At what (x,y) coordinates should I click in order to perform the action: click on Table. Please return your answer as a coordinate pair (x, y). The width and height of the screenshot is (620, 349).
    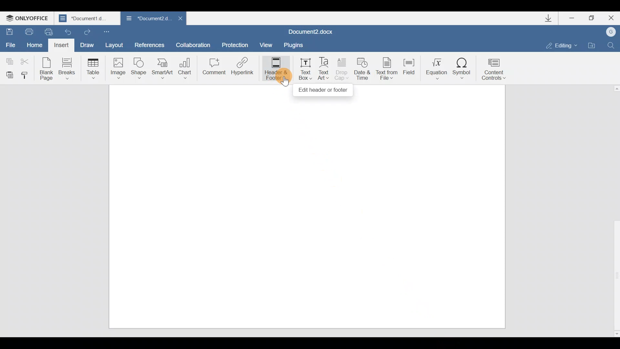
    Looking at the image, I should click on (91, 68).